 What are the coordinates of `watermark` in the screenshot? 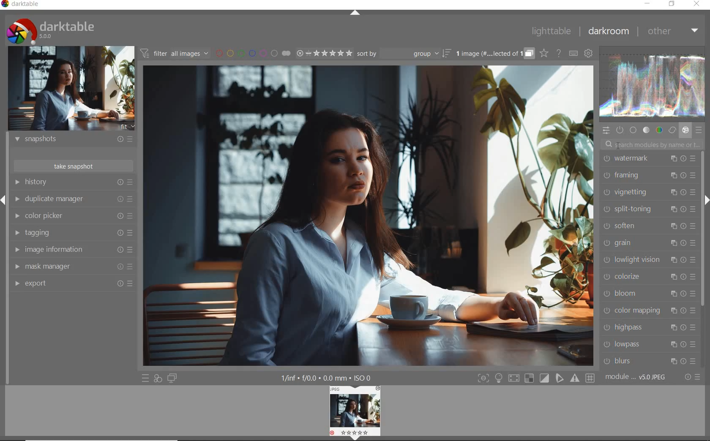 It's located at (648, 161).